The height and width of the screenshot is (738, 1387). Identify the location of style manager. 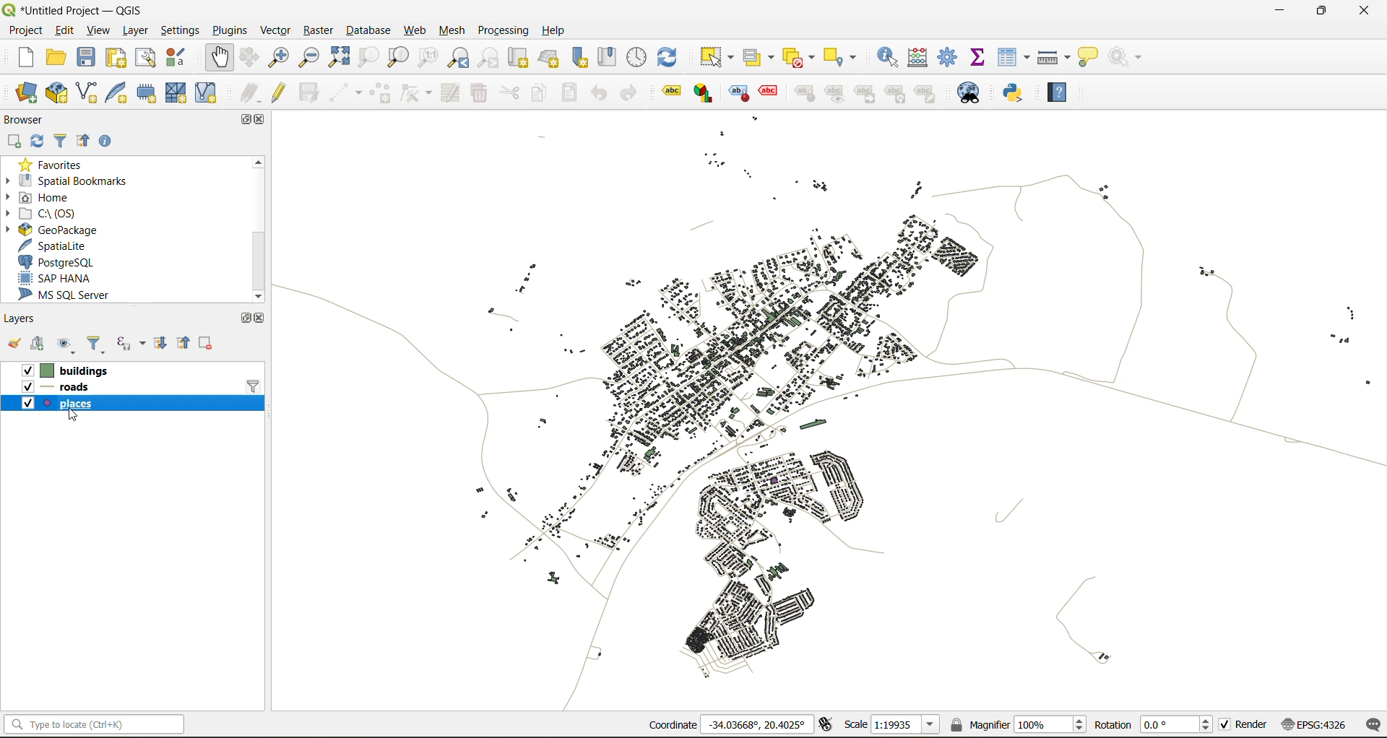
(181, 60).